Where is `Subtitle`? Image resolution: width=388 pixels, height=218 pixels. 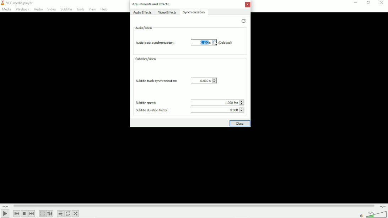 Subtitle is located at coordinates (66, 9).